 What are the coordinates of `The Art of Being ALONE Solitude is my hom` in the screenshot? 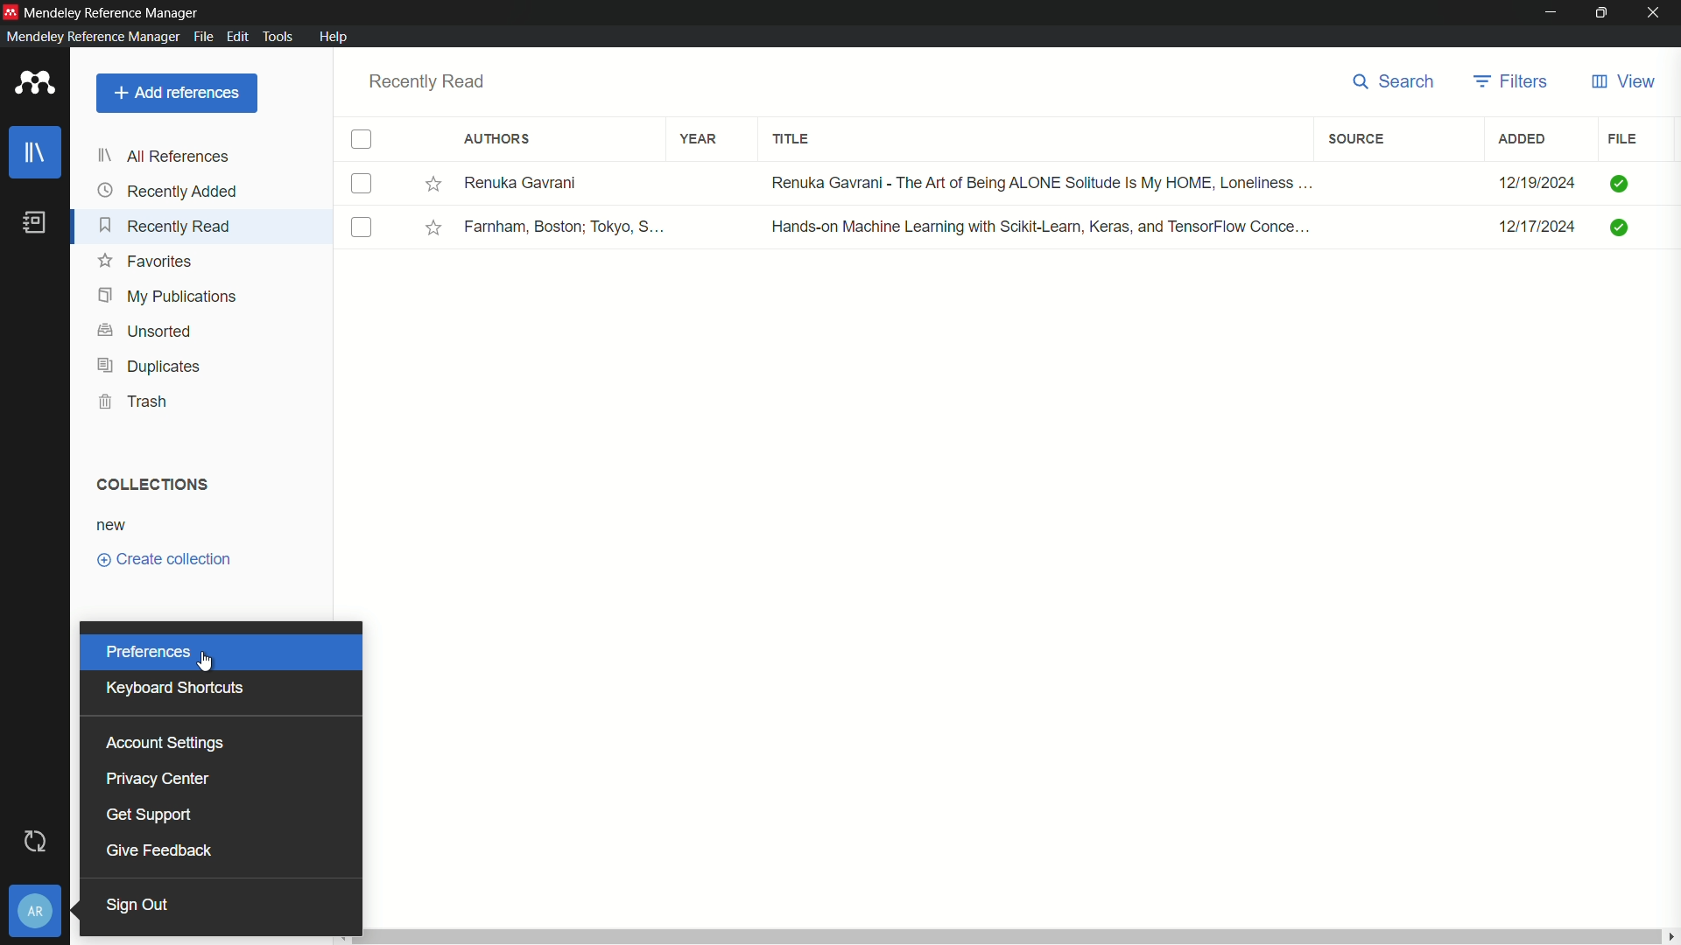 It's located at (1040, 184).